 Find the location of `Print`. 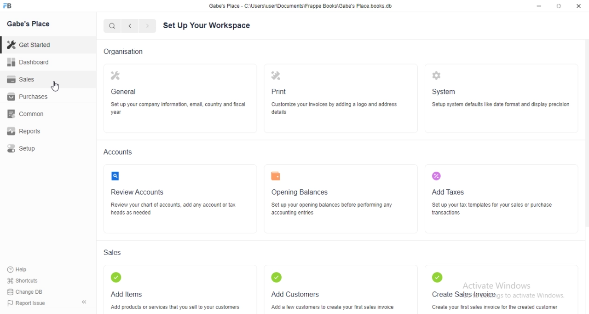

Print is located at coordinates (286, 81).